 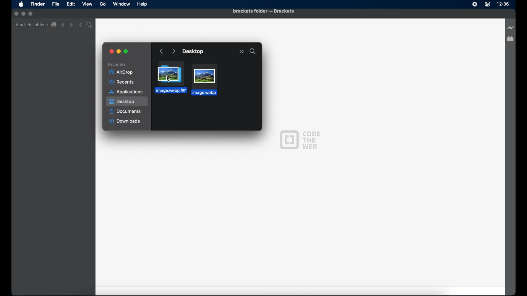 I want to click on Edit, so click(x=71, y=4).